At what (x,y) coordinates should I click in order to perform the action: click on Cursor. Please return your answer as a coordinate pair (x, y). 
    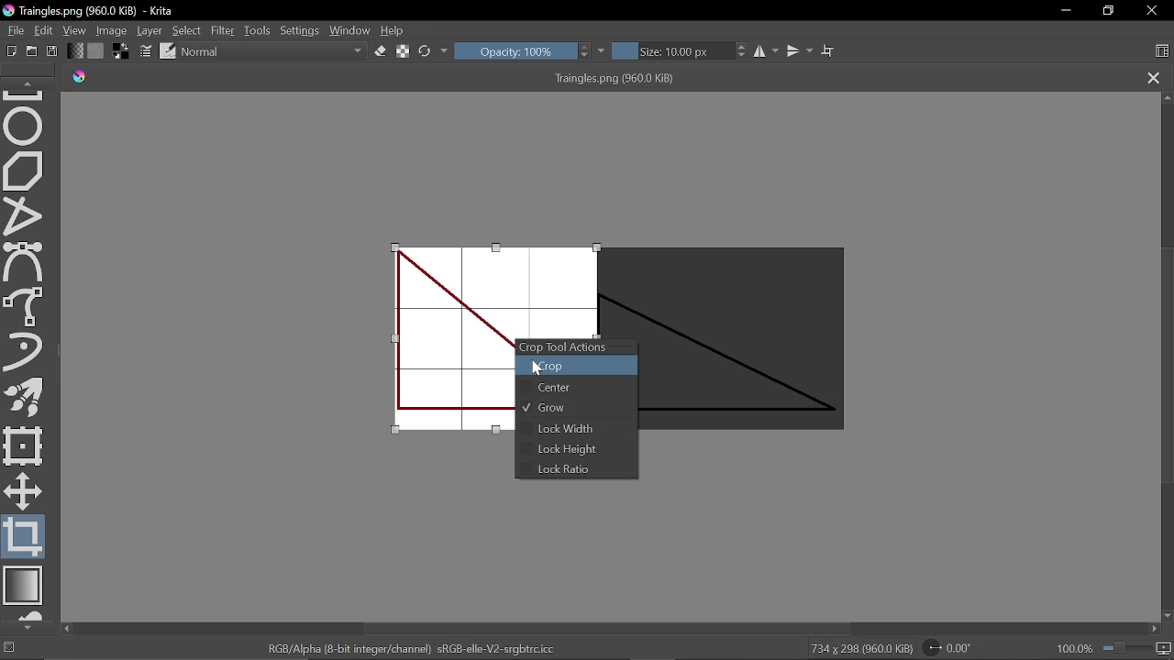
    Looking at the image, I should click on (537, 374).